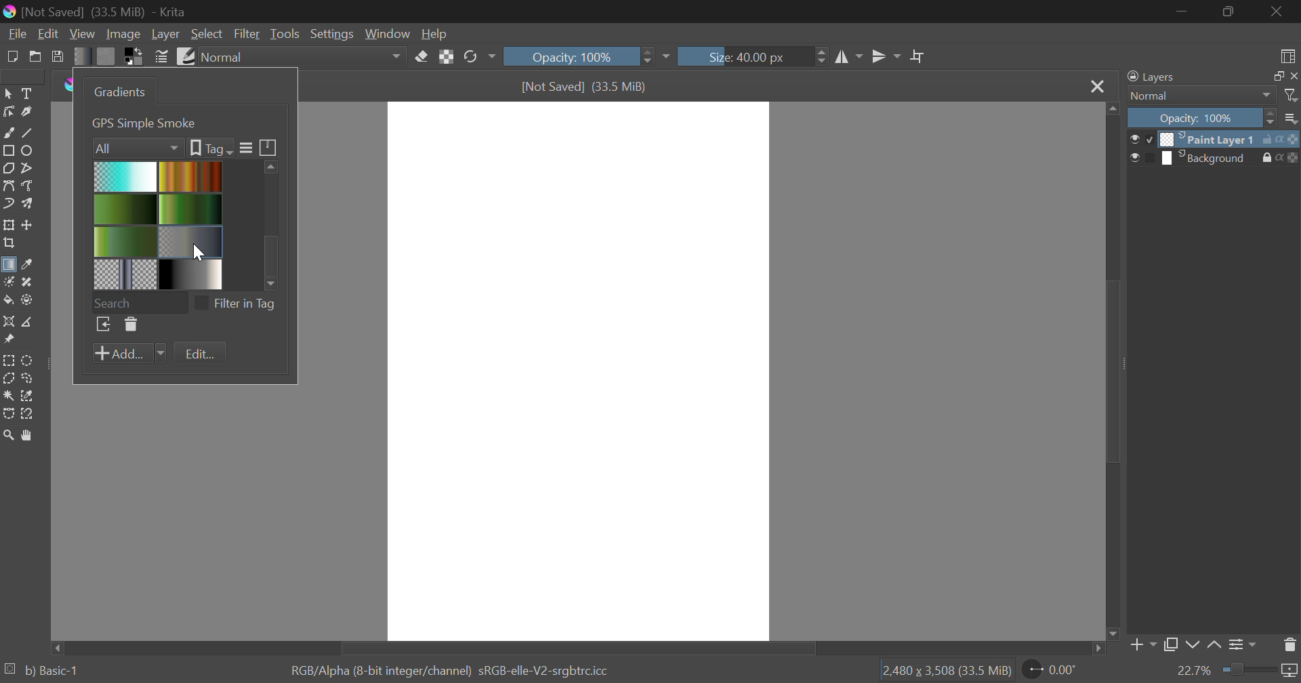 Image resolution: width=1301 pixels, height=683 pixels. Describe the element at coordinates (138, 146) in the screenshot. I see `All` at that location.